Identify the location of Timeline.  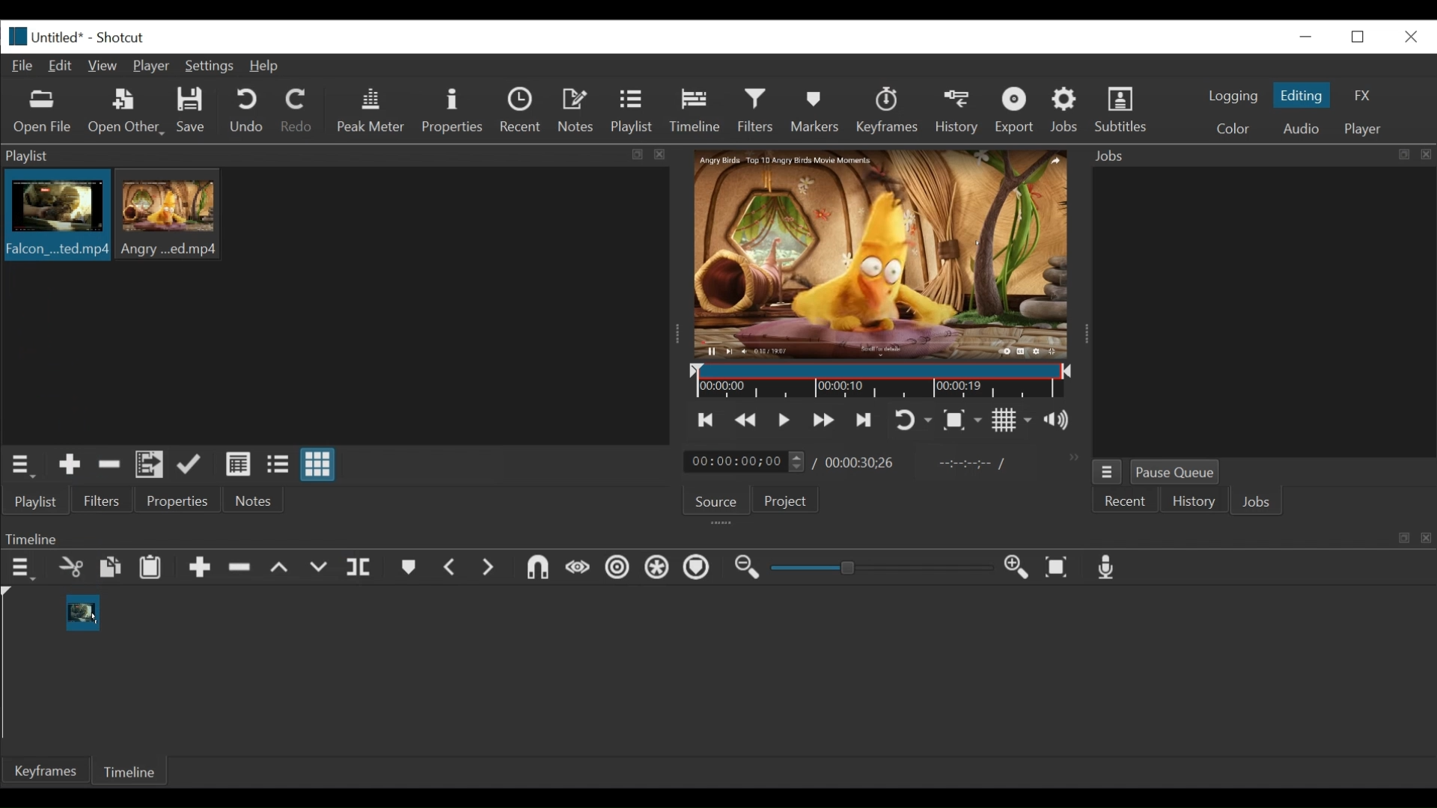
(699, 108).